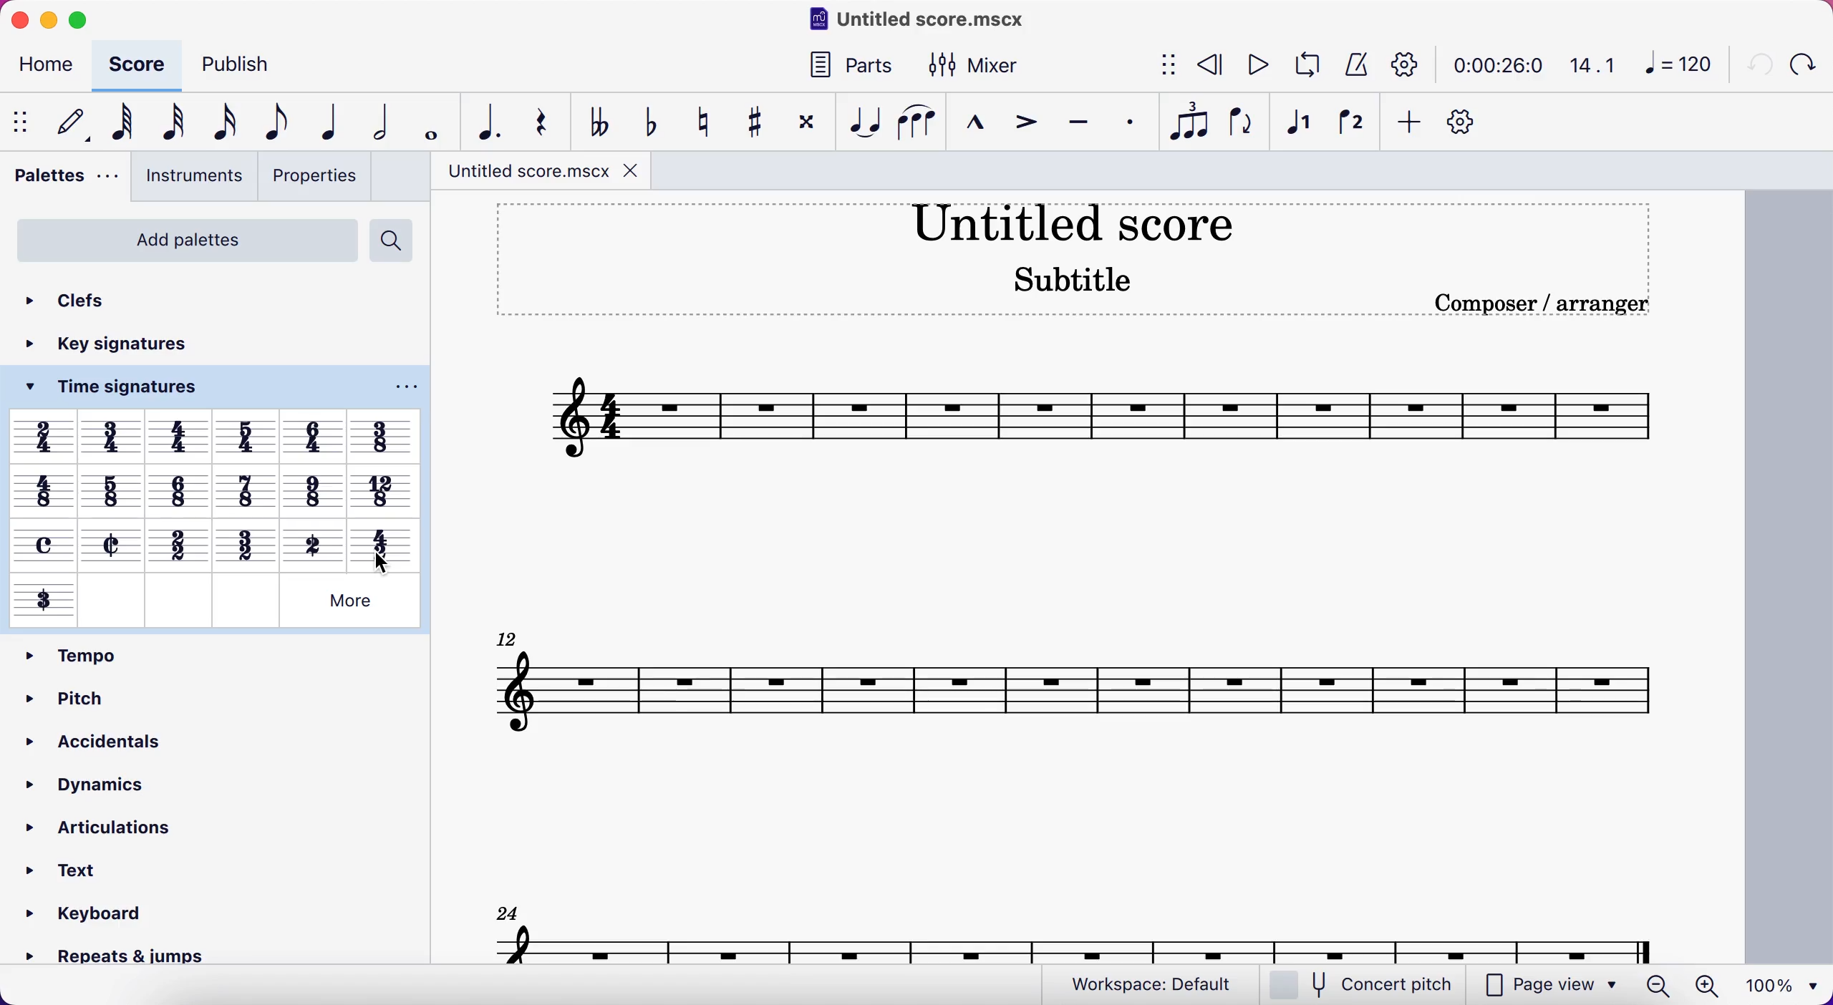 This screenshot has height=1005, width=1833. I want to click on , so click(385, 435).